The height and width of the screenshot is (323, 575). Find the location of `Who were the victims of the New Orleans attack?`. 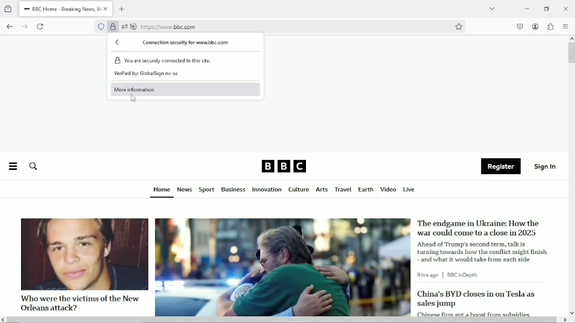

Who were the victims of the New Orleans attack? is located at coordinates (78, 302).